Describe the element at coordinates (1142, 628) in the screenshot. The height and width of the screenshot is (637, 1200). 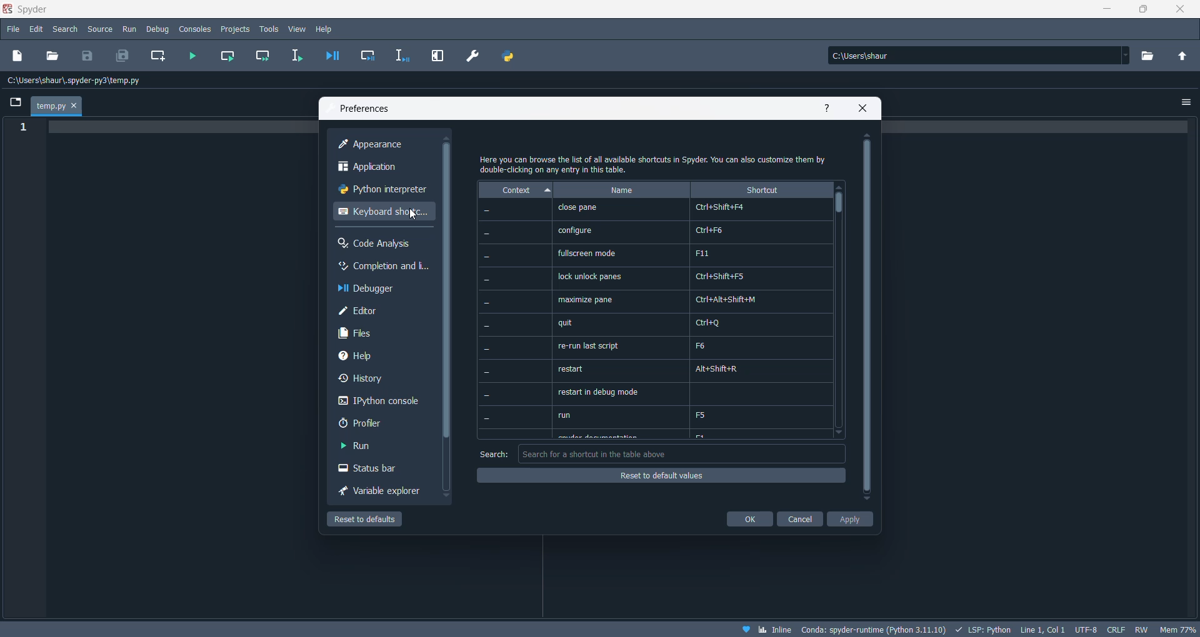
I see `file permission` at that location.